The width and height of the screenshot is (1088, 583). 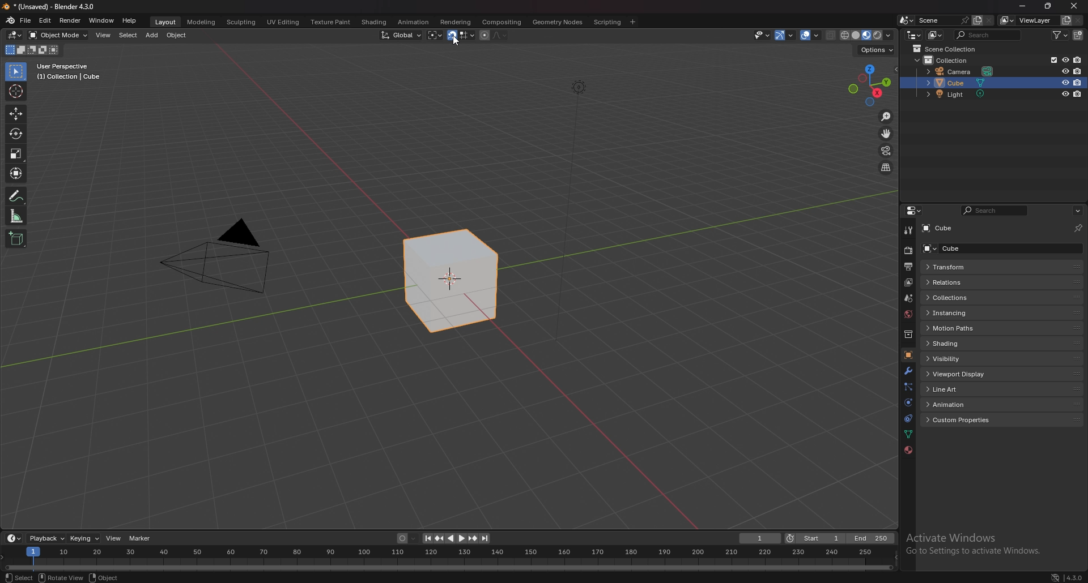 What do you see at coordinates (16, 216) in the screenshot?
I see `measure` at bounding box center [16, 216].